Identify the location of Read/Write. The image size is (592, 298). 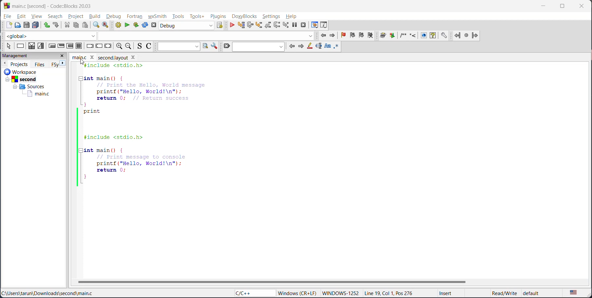
(503, 292).